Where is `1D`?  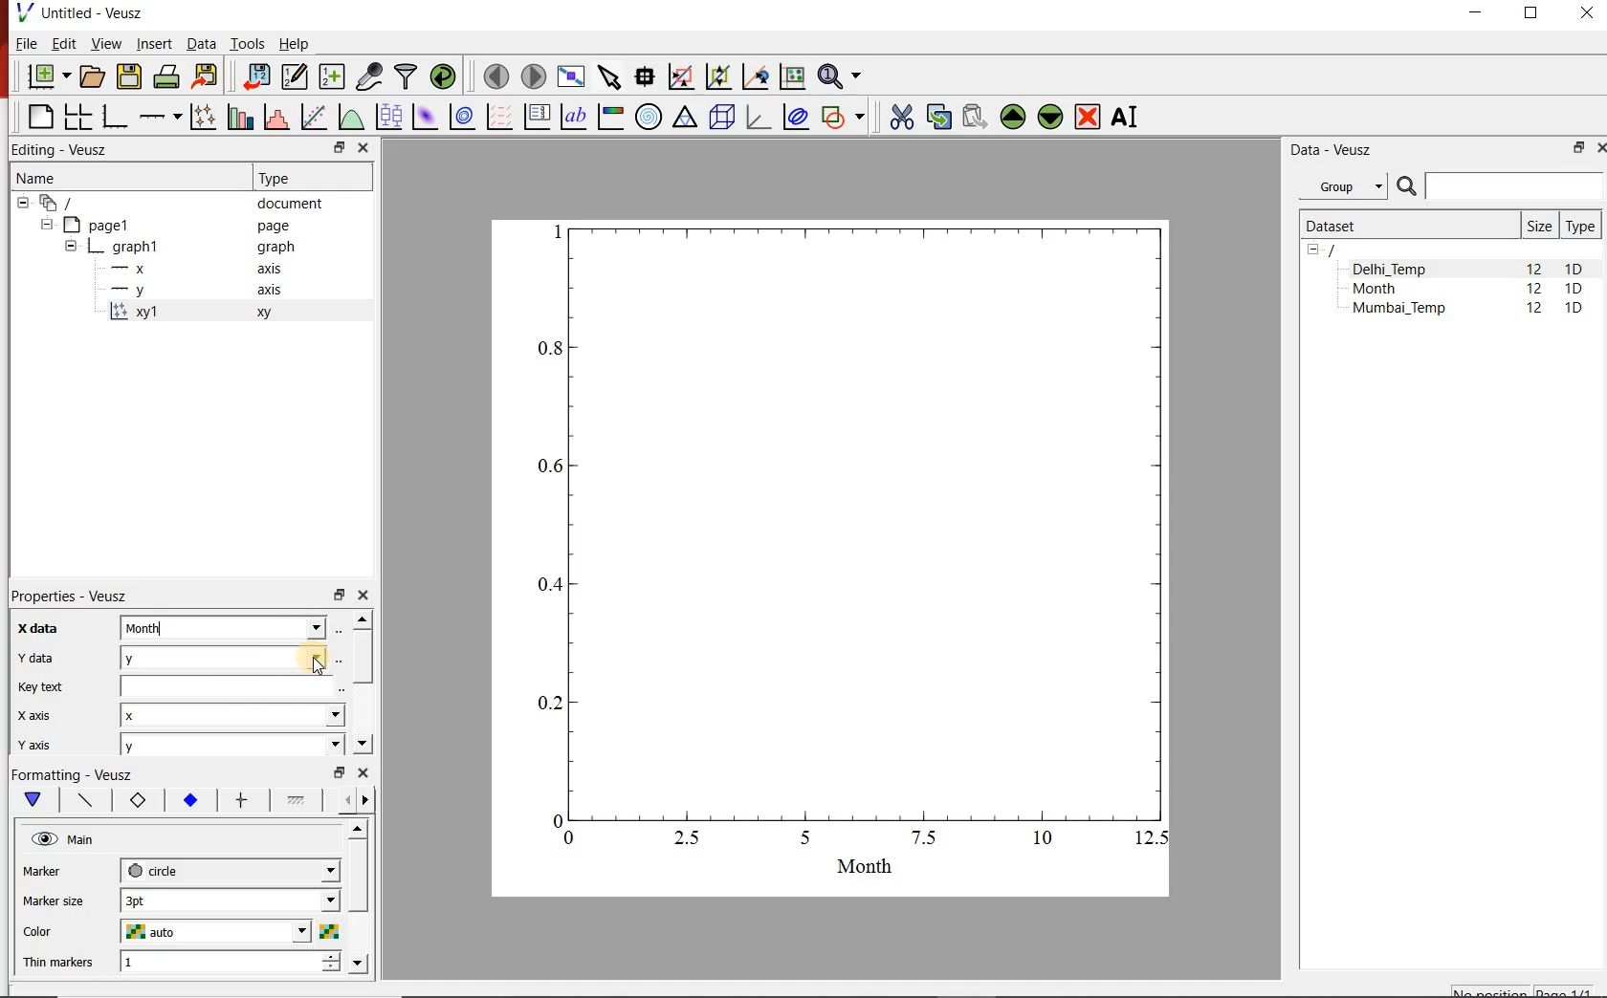
1D is located at coordinates (1574, 269).